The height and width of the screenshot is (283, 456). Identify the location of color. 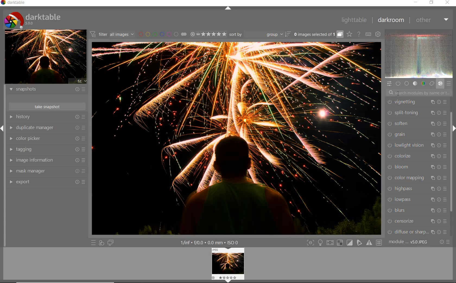
(424, 83).